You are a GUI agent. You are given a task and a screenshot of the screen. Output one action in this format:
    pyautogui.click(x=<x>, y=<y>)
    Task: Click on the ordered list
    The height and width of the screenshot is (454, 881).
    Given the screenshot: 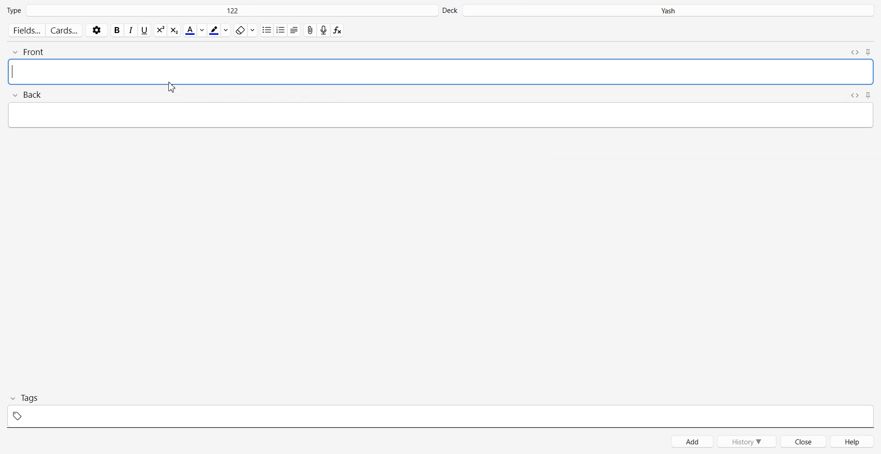 What is the action you would take?
    pyautogui.click(x=280, y=29)
    